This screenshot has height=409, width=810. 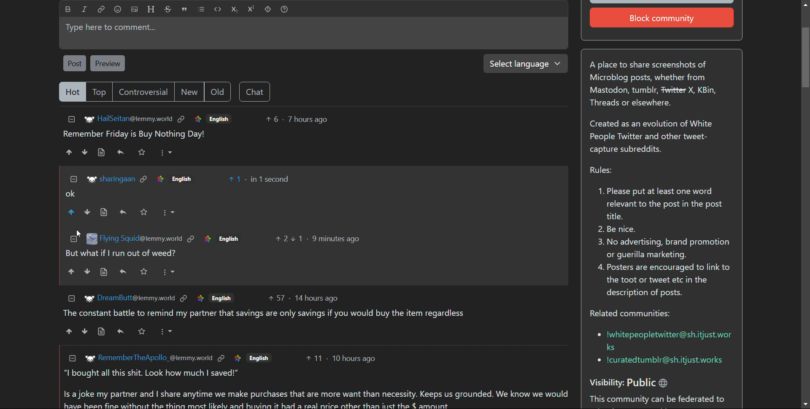 I want to click on 1. Please put at least one word relevant to the post in the post title., so click(x=658, y=204).